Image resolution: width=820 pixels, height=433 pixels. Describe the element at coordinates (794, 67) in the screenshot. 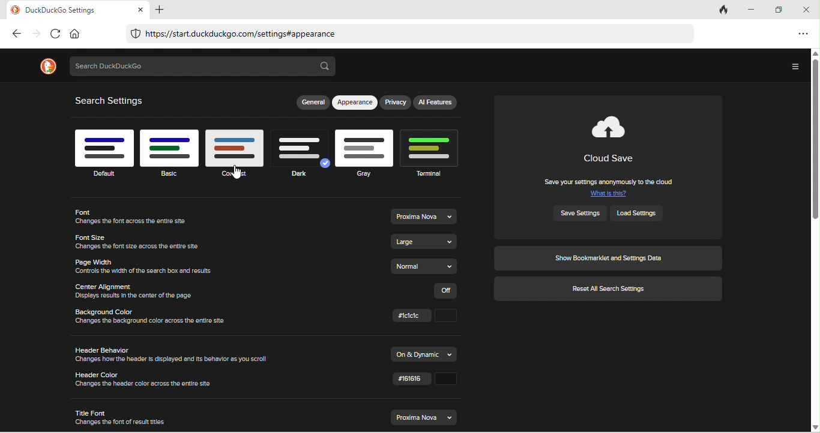

I see `more options` at that location.